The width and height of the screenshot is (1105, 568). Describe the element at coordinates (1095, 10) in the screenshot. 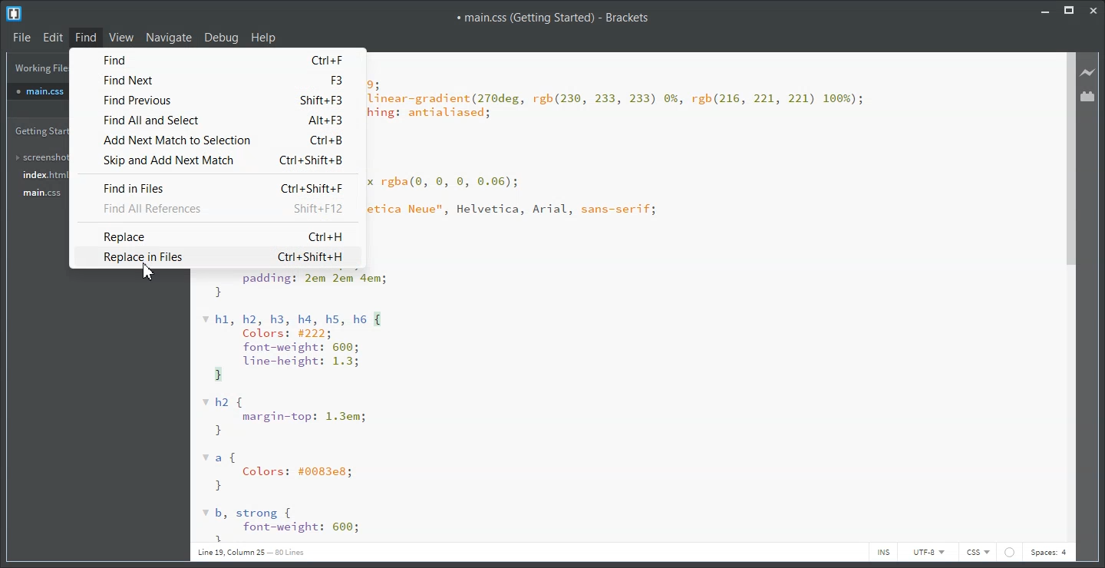

I see `Close` at that location.